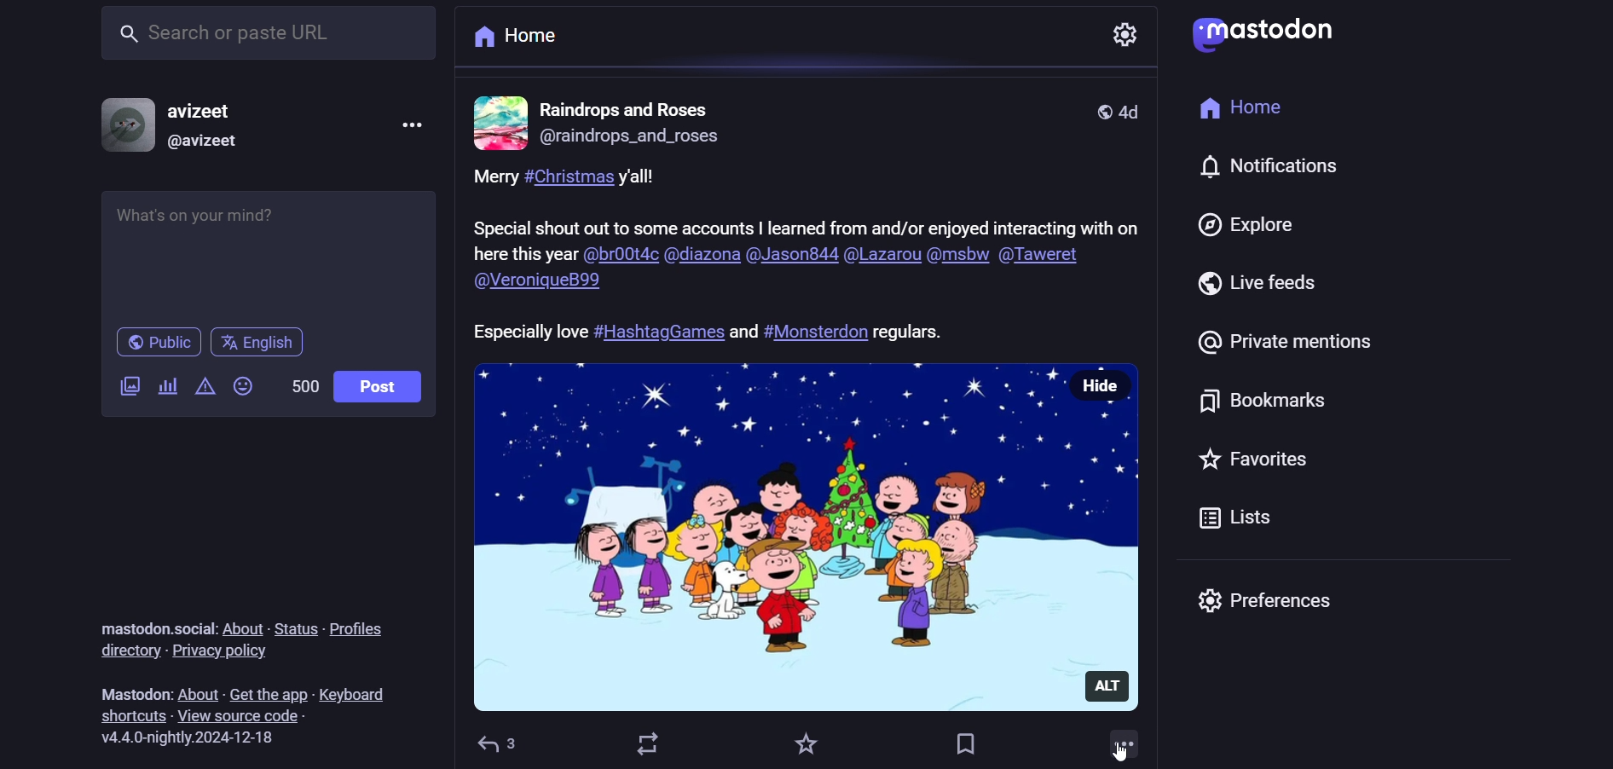 This screenshot has height=769, width=1613. What do you see at coordinates (959, 258) in the screenshot?
I see `@msbw` at bounding box center [959, 258].